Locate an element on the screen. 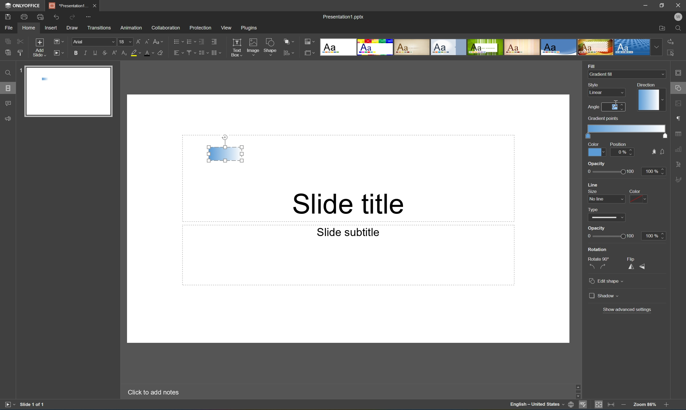 This screenshot has height=410, width=686. Gradient direction is located at coordinates (650, 101).